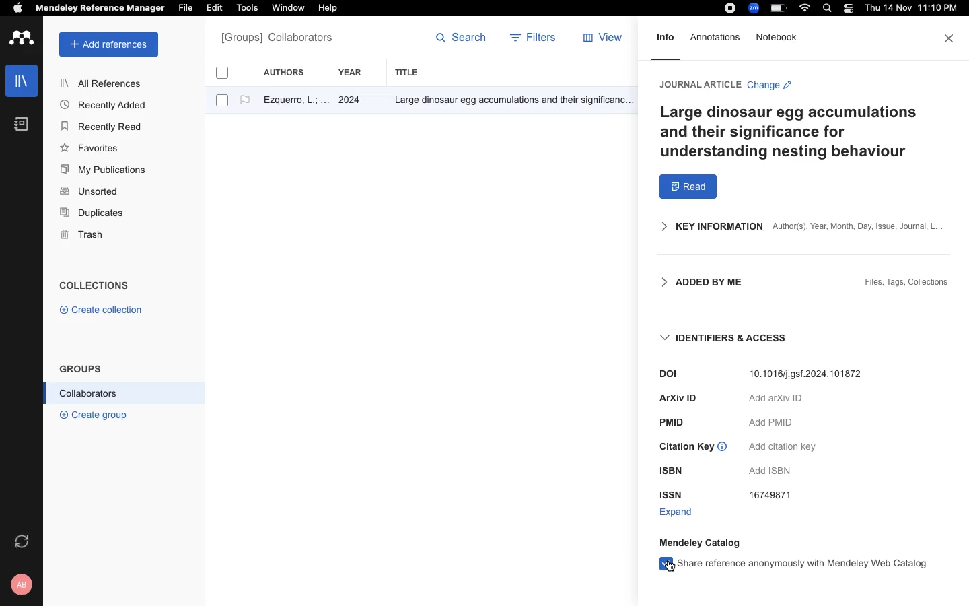 This screenshot has width=969, height=606. What do you see at coordinates (92, 147) in the screenshot?
I see `Favorites` at bounding box center [92, 147].